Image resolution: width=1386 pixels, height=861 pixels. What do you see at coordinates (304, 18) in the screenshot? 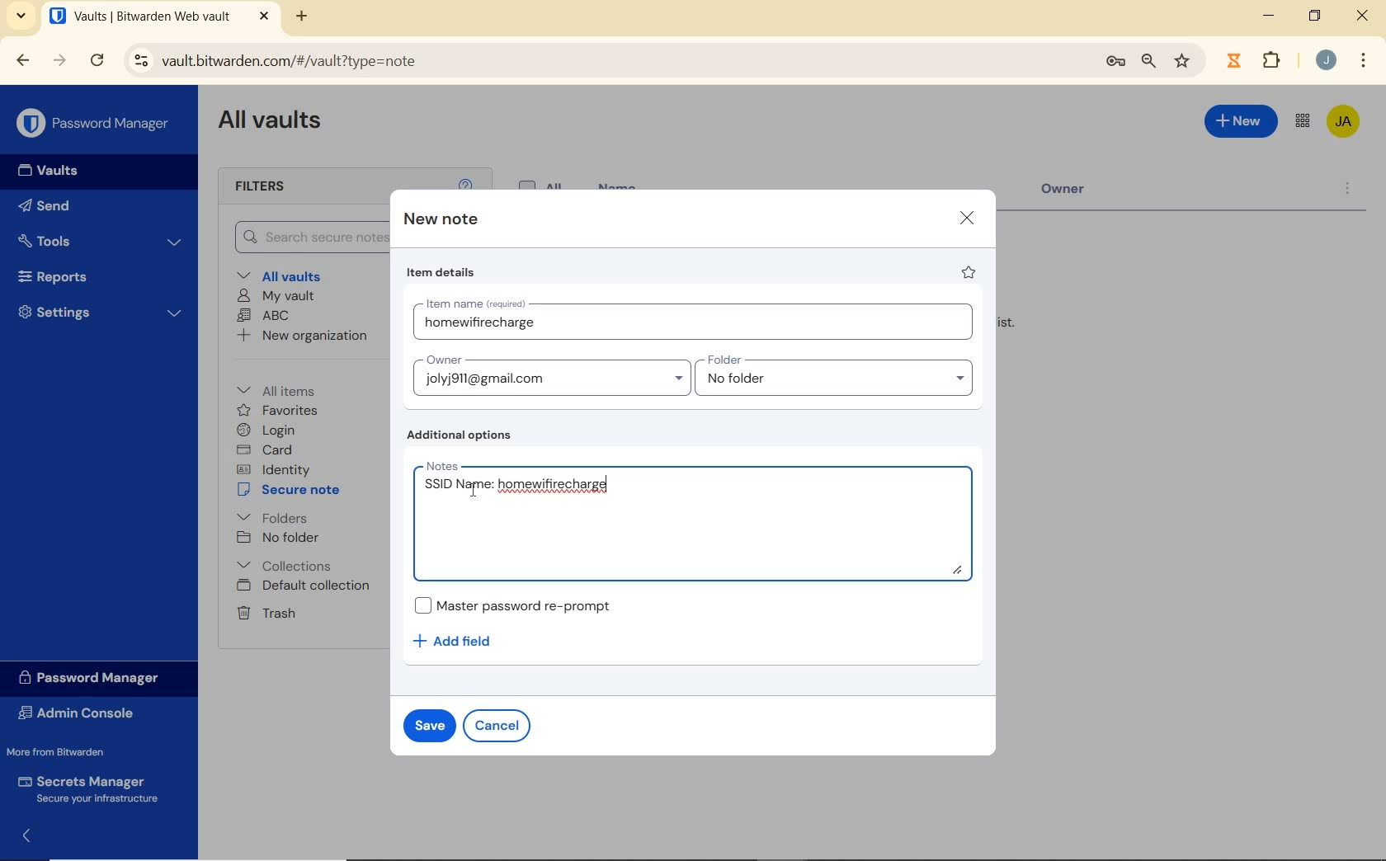
I see `new tab` at bounding box center [304, 18].